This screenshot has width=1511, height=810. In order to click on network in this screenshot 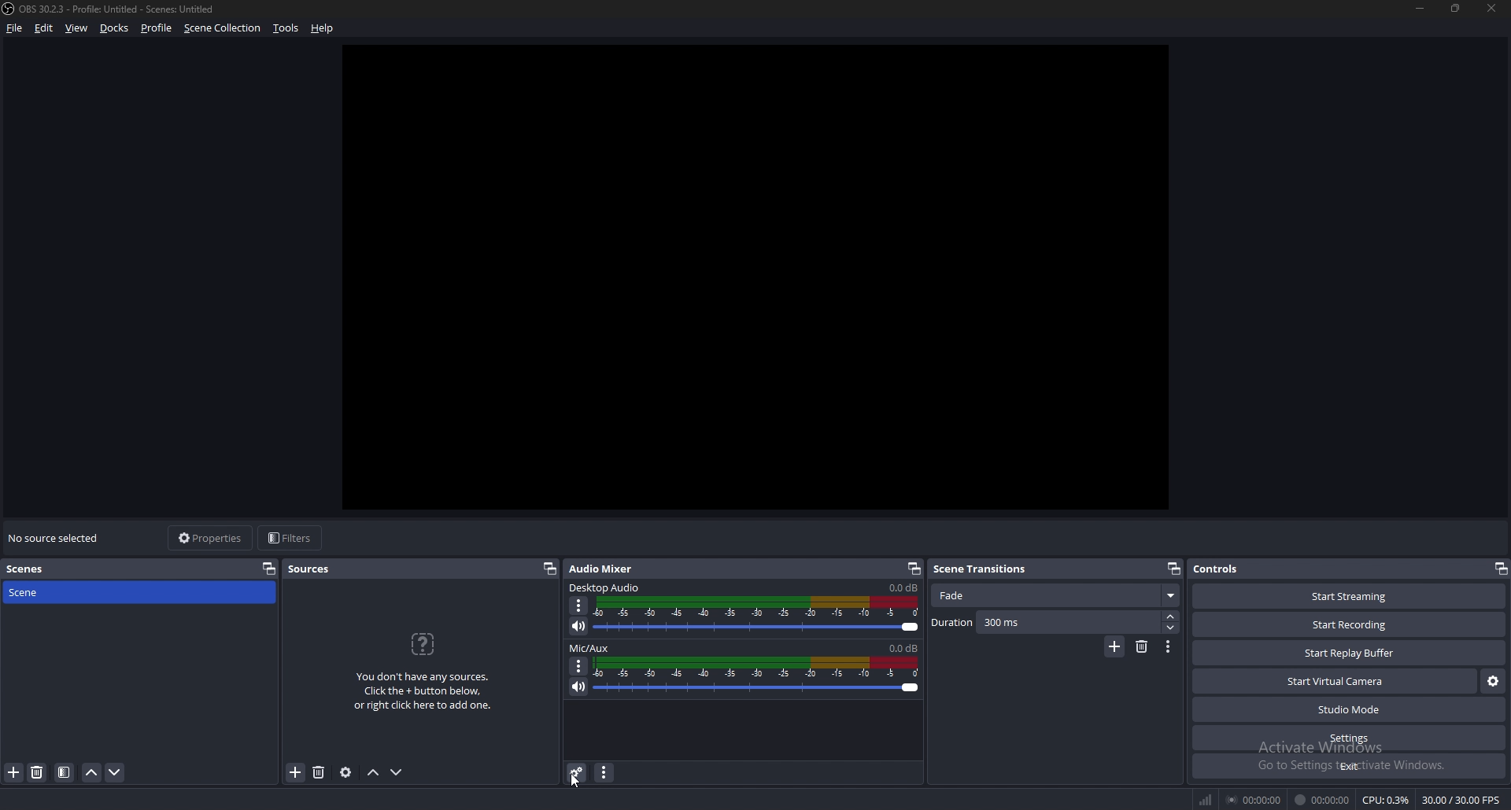, I will do `click(1207, 800)`.